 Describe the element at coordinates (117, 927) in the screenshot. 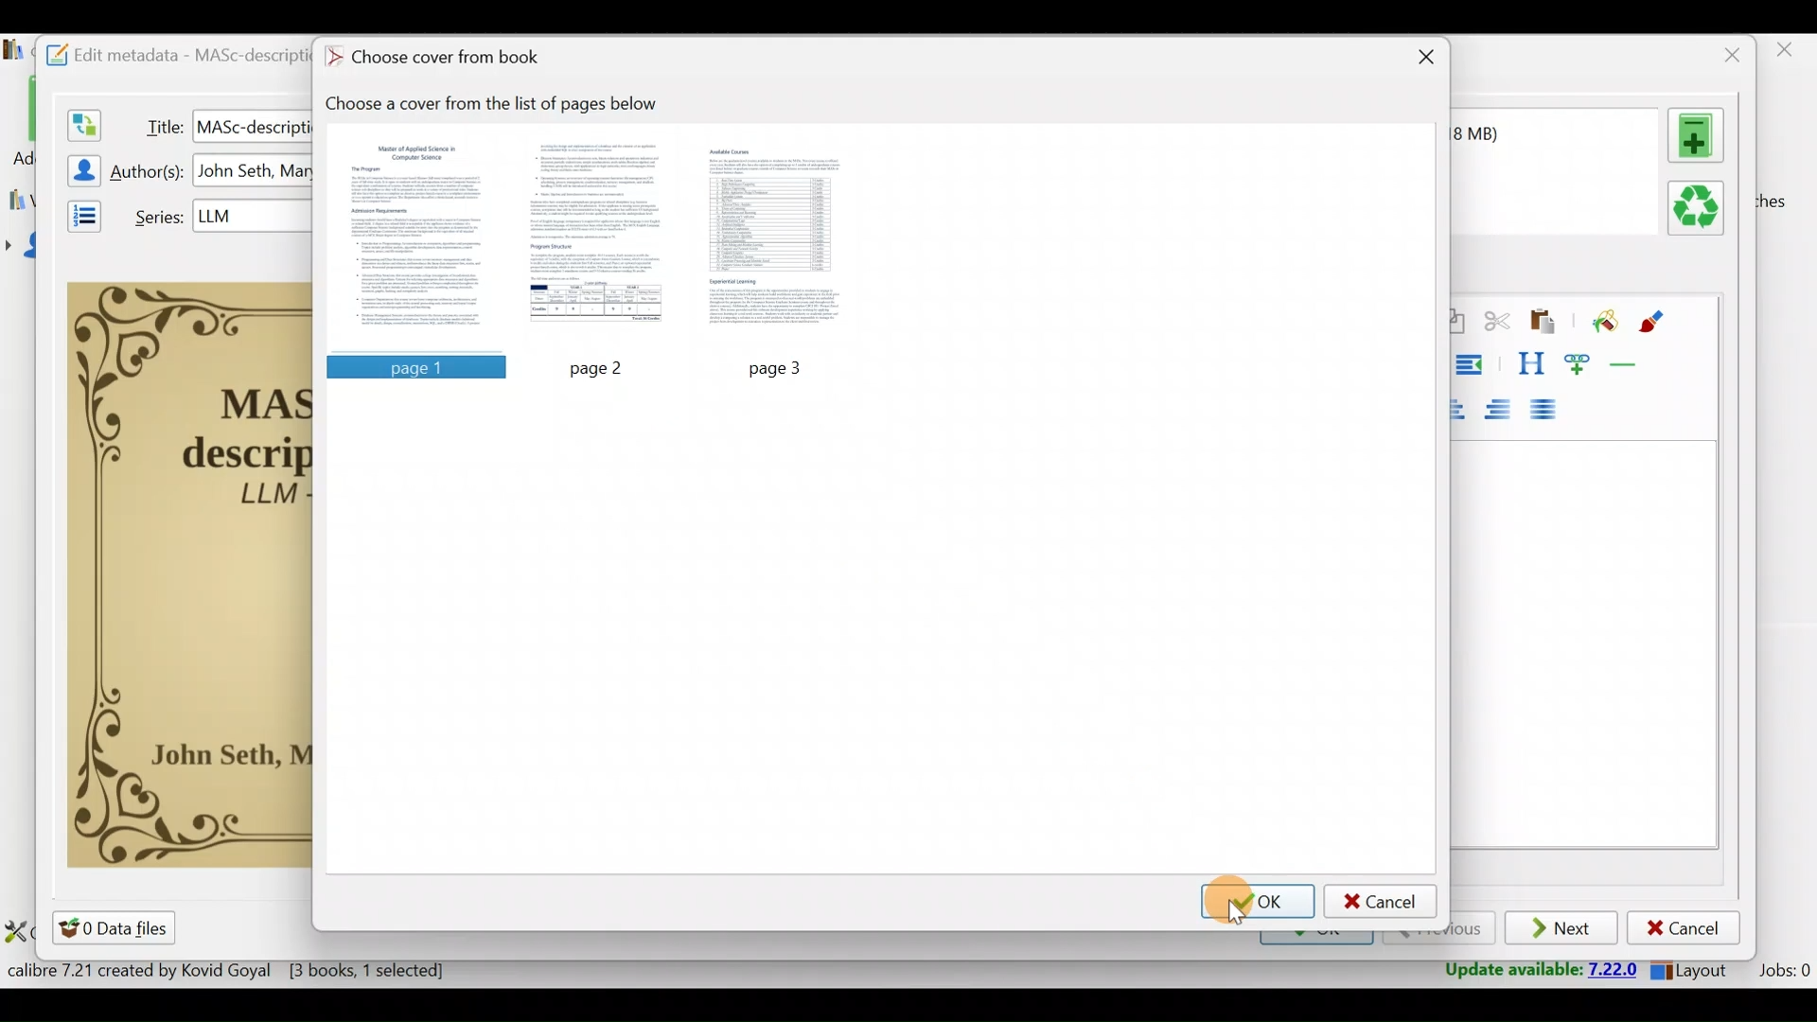

I see `Data files` at that location.